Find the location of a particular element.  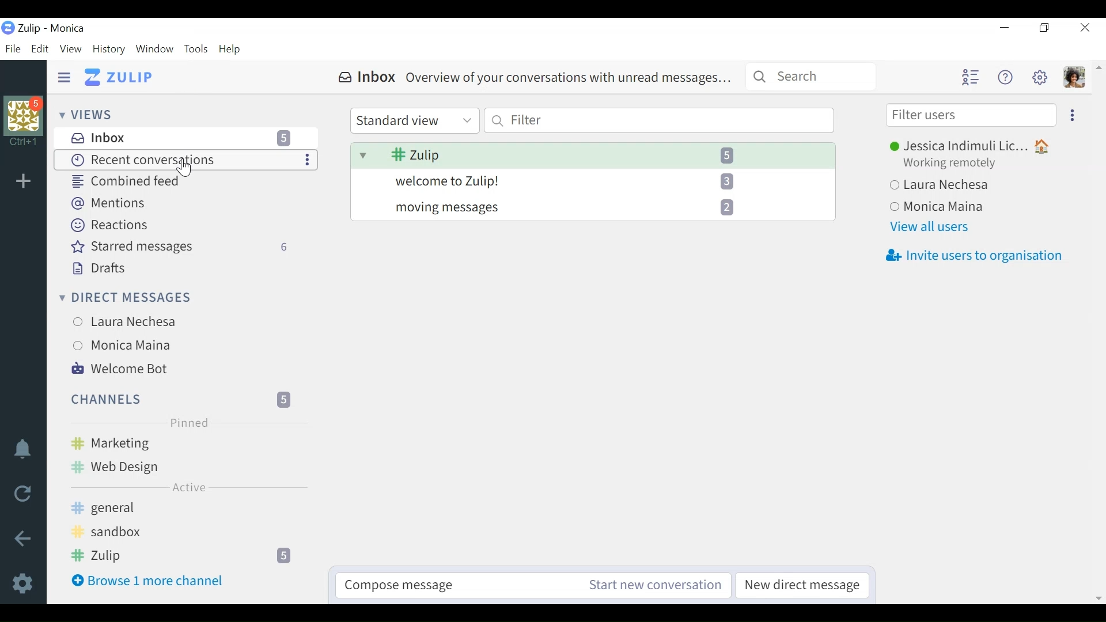

Pinned is located at coordinates (189, 422).